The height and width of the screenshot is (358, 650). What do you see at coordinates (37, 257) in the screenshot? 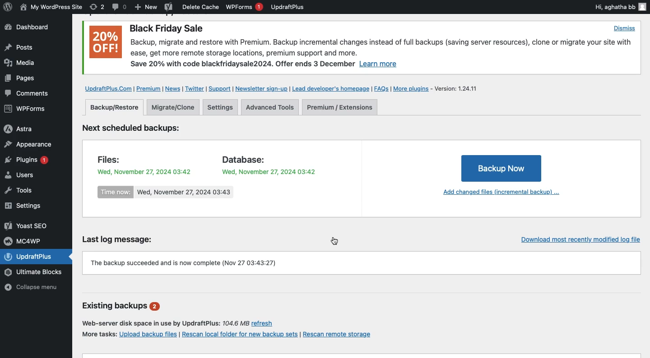
I see `UpdraftPlus` at bounding box center [37, 257].